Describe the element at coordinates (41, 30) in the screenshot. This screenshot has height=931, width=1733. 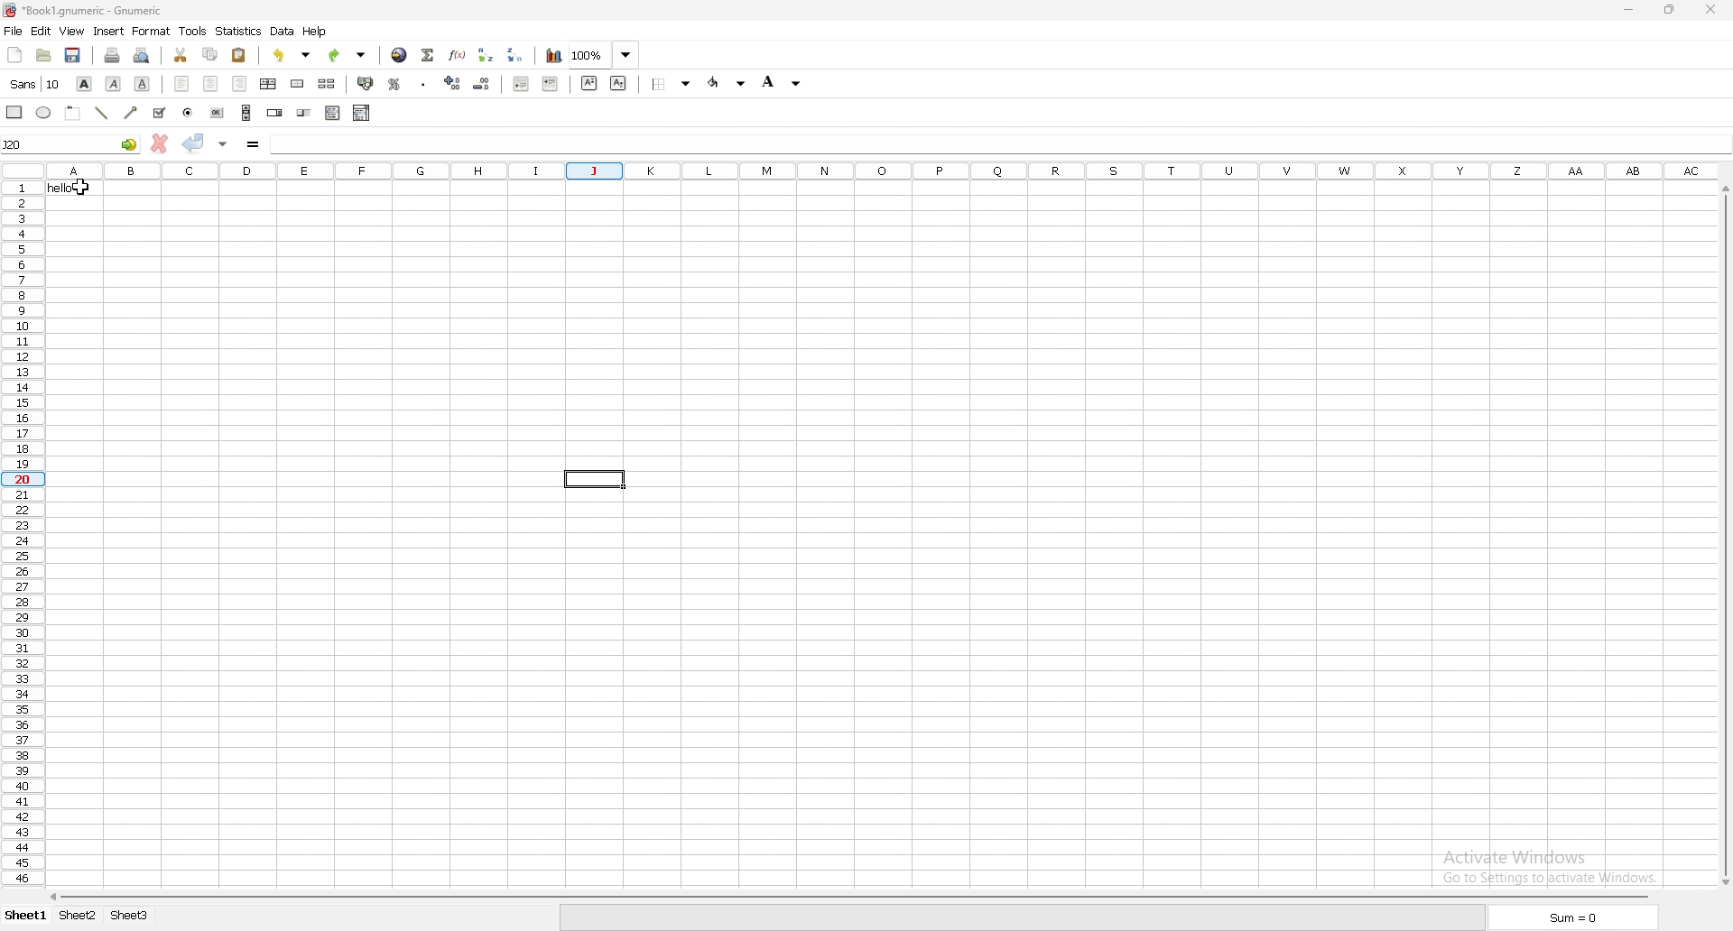
I see `edit` at that location.